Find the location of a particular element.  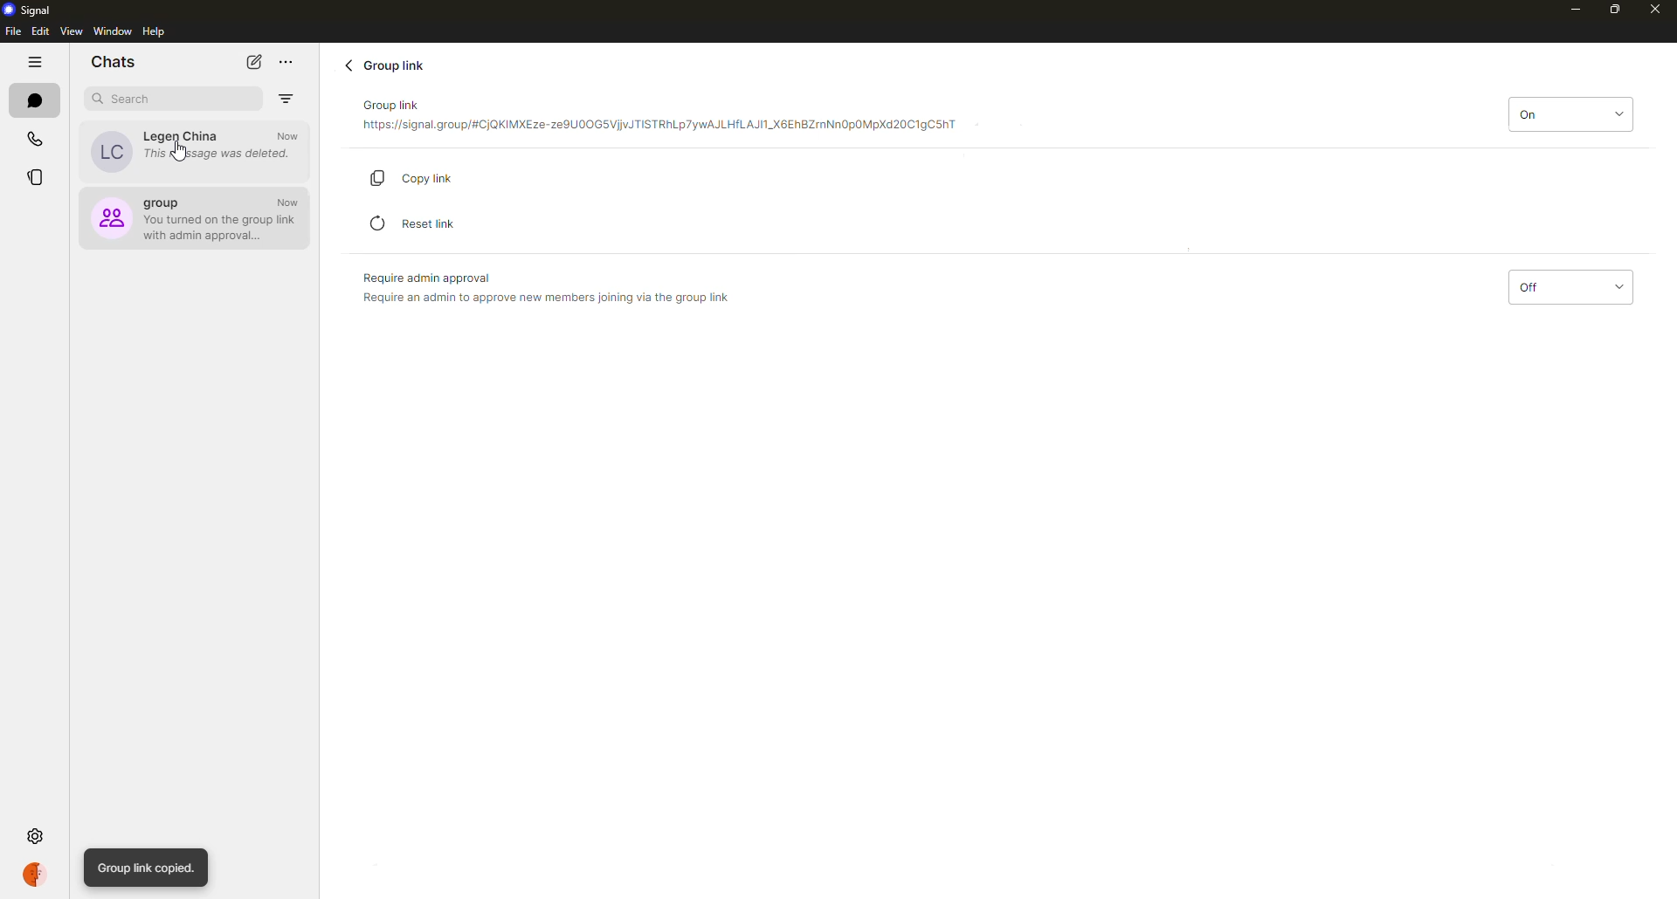

help is located at coordinates (156, 32).